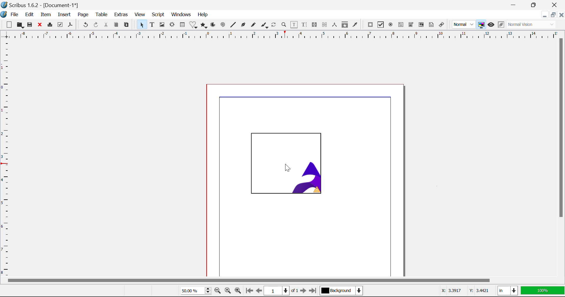 The height and width of the screenshot is (297, 565). What do you see at coordinates (222, 25) in the screenshot?
I see `Spiral` at bounding box center [222, 25].